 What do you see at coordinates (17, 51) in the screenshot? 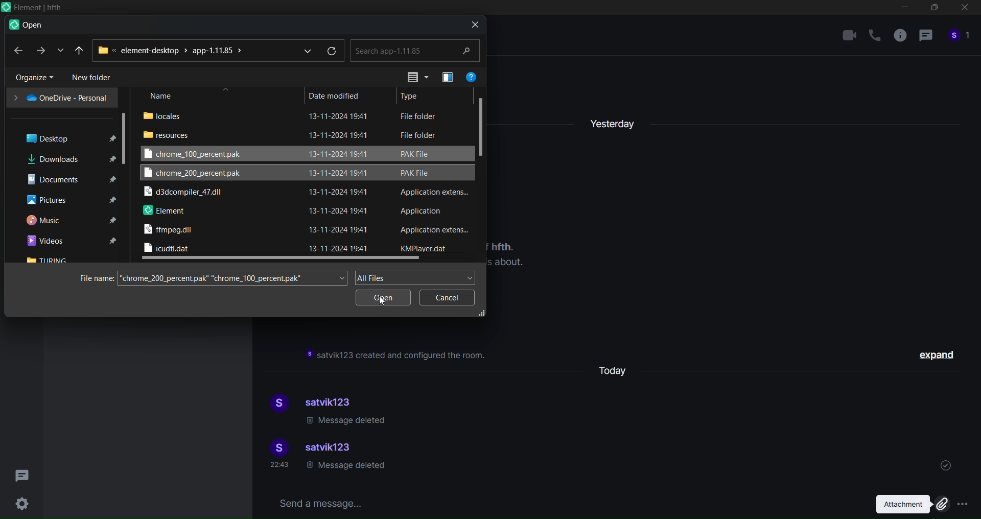
I see `back` at bounding box center [17, 51].